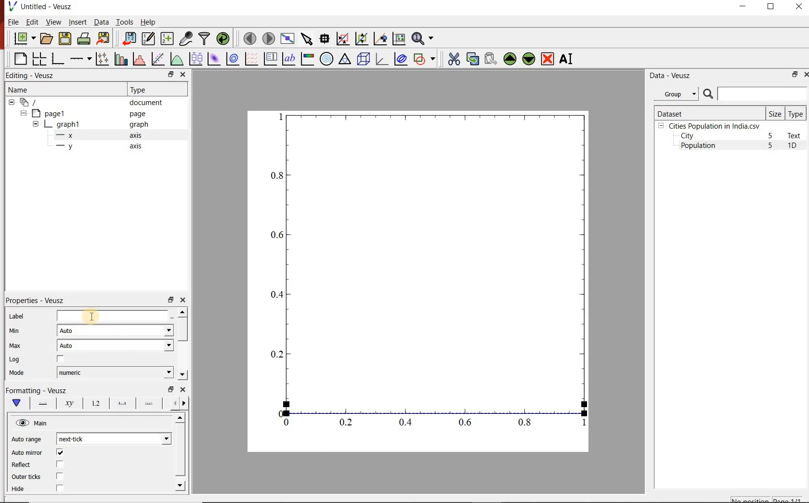 This screenshot has width=809, height=503. I want to click on Min, so click(14, 331).